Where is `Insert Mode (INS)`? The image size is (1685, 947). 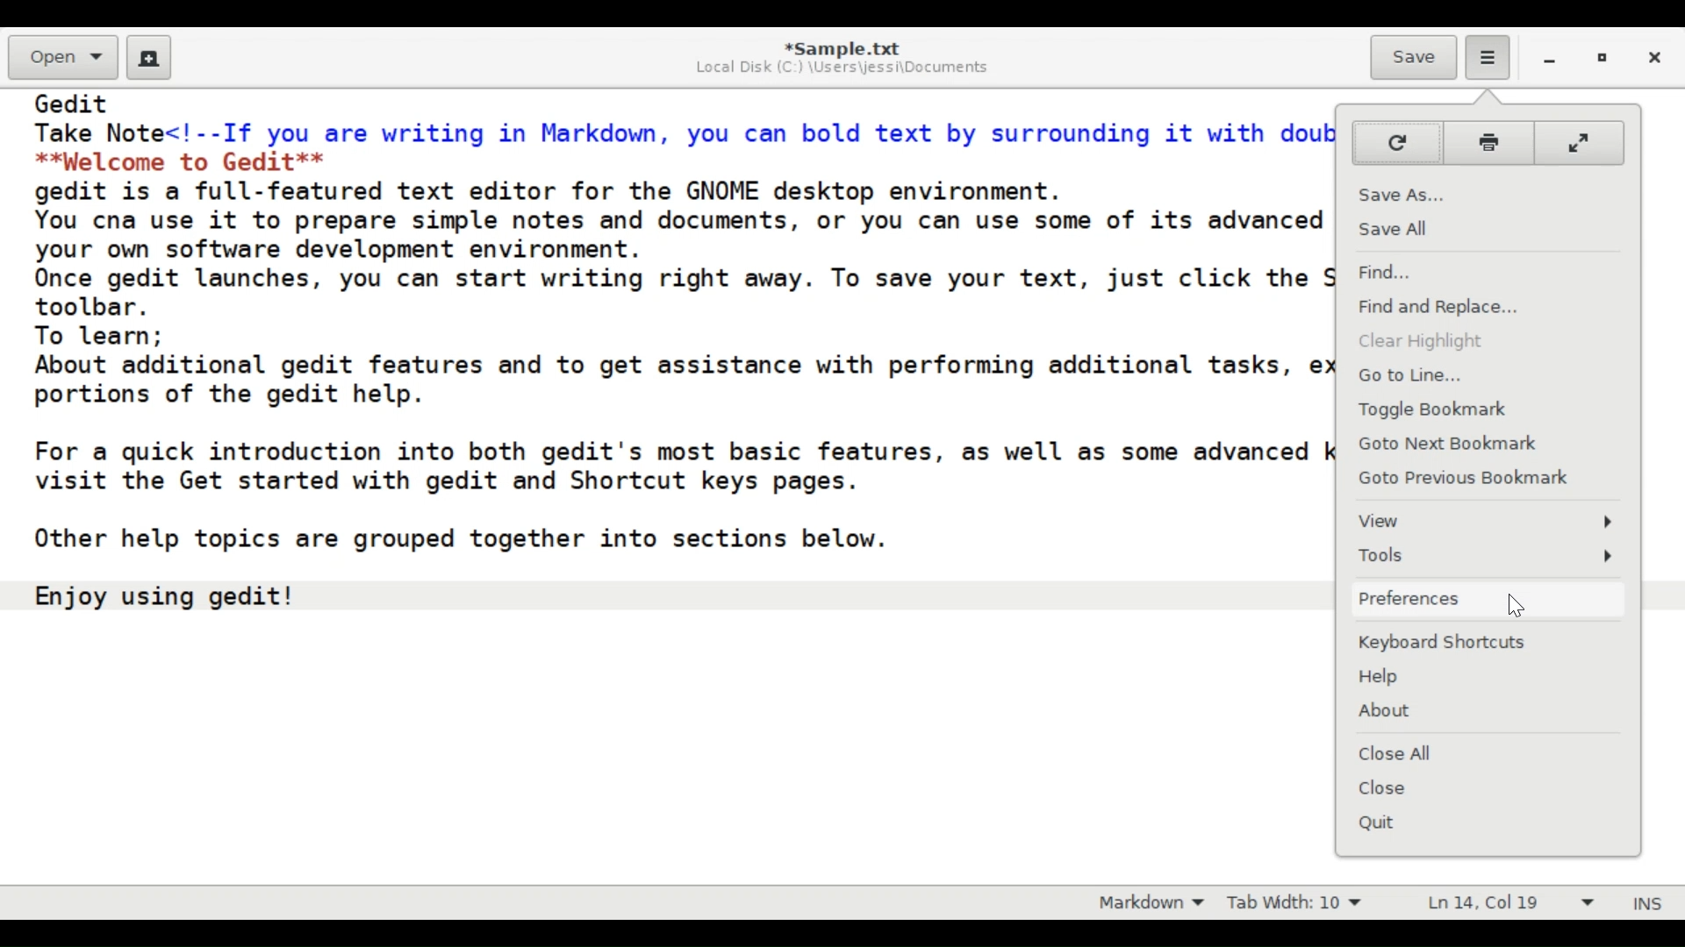
Insert Mode (INS) is located at coordinates (1645, 902).